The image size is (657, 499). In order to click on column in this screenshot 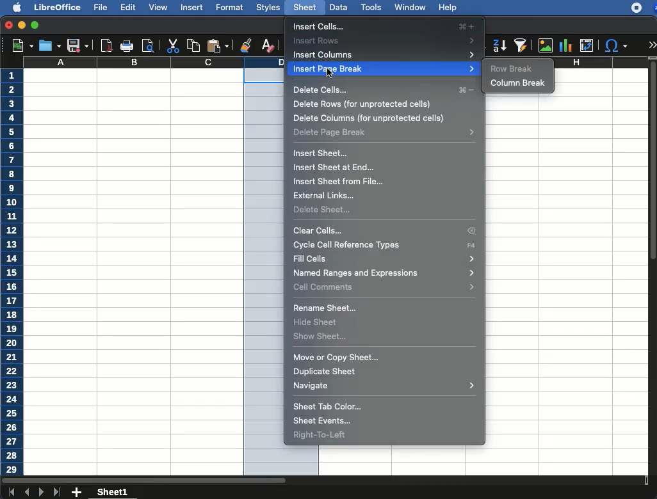, I will do `click(154, 63)`.